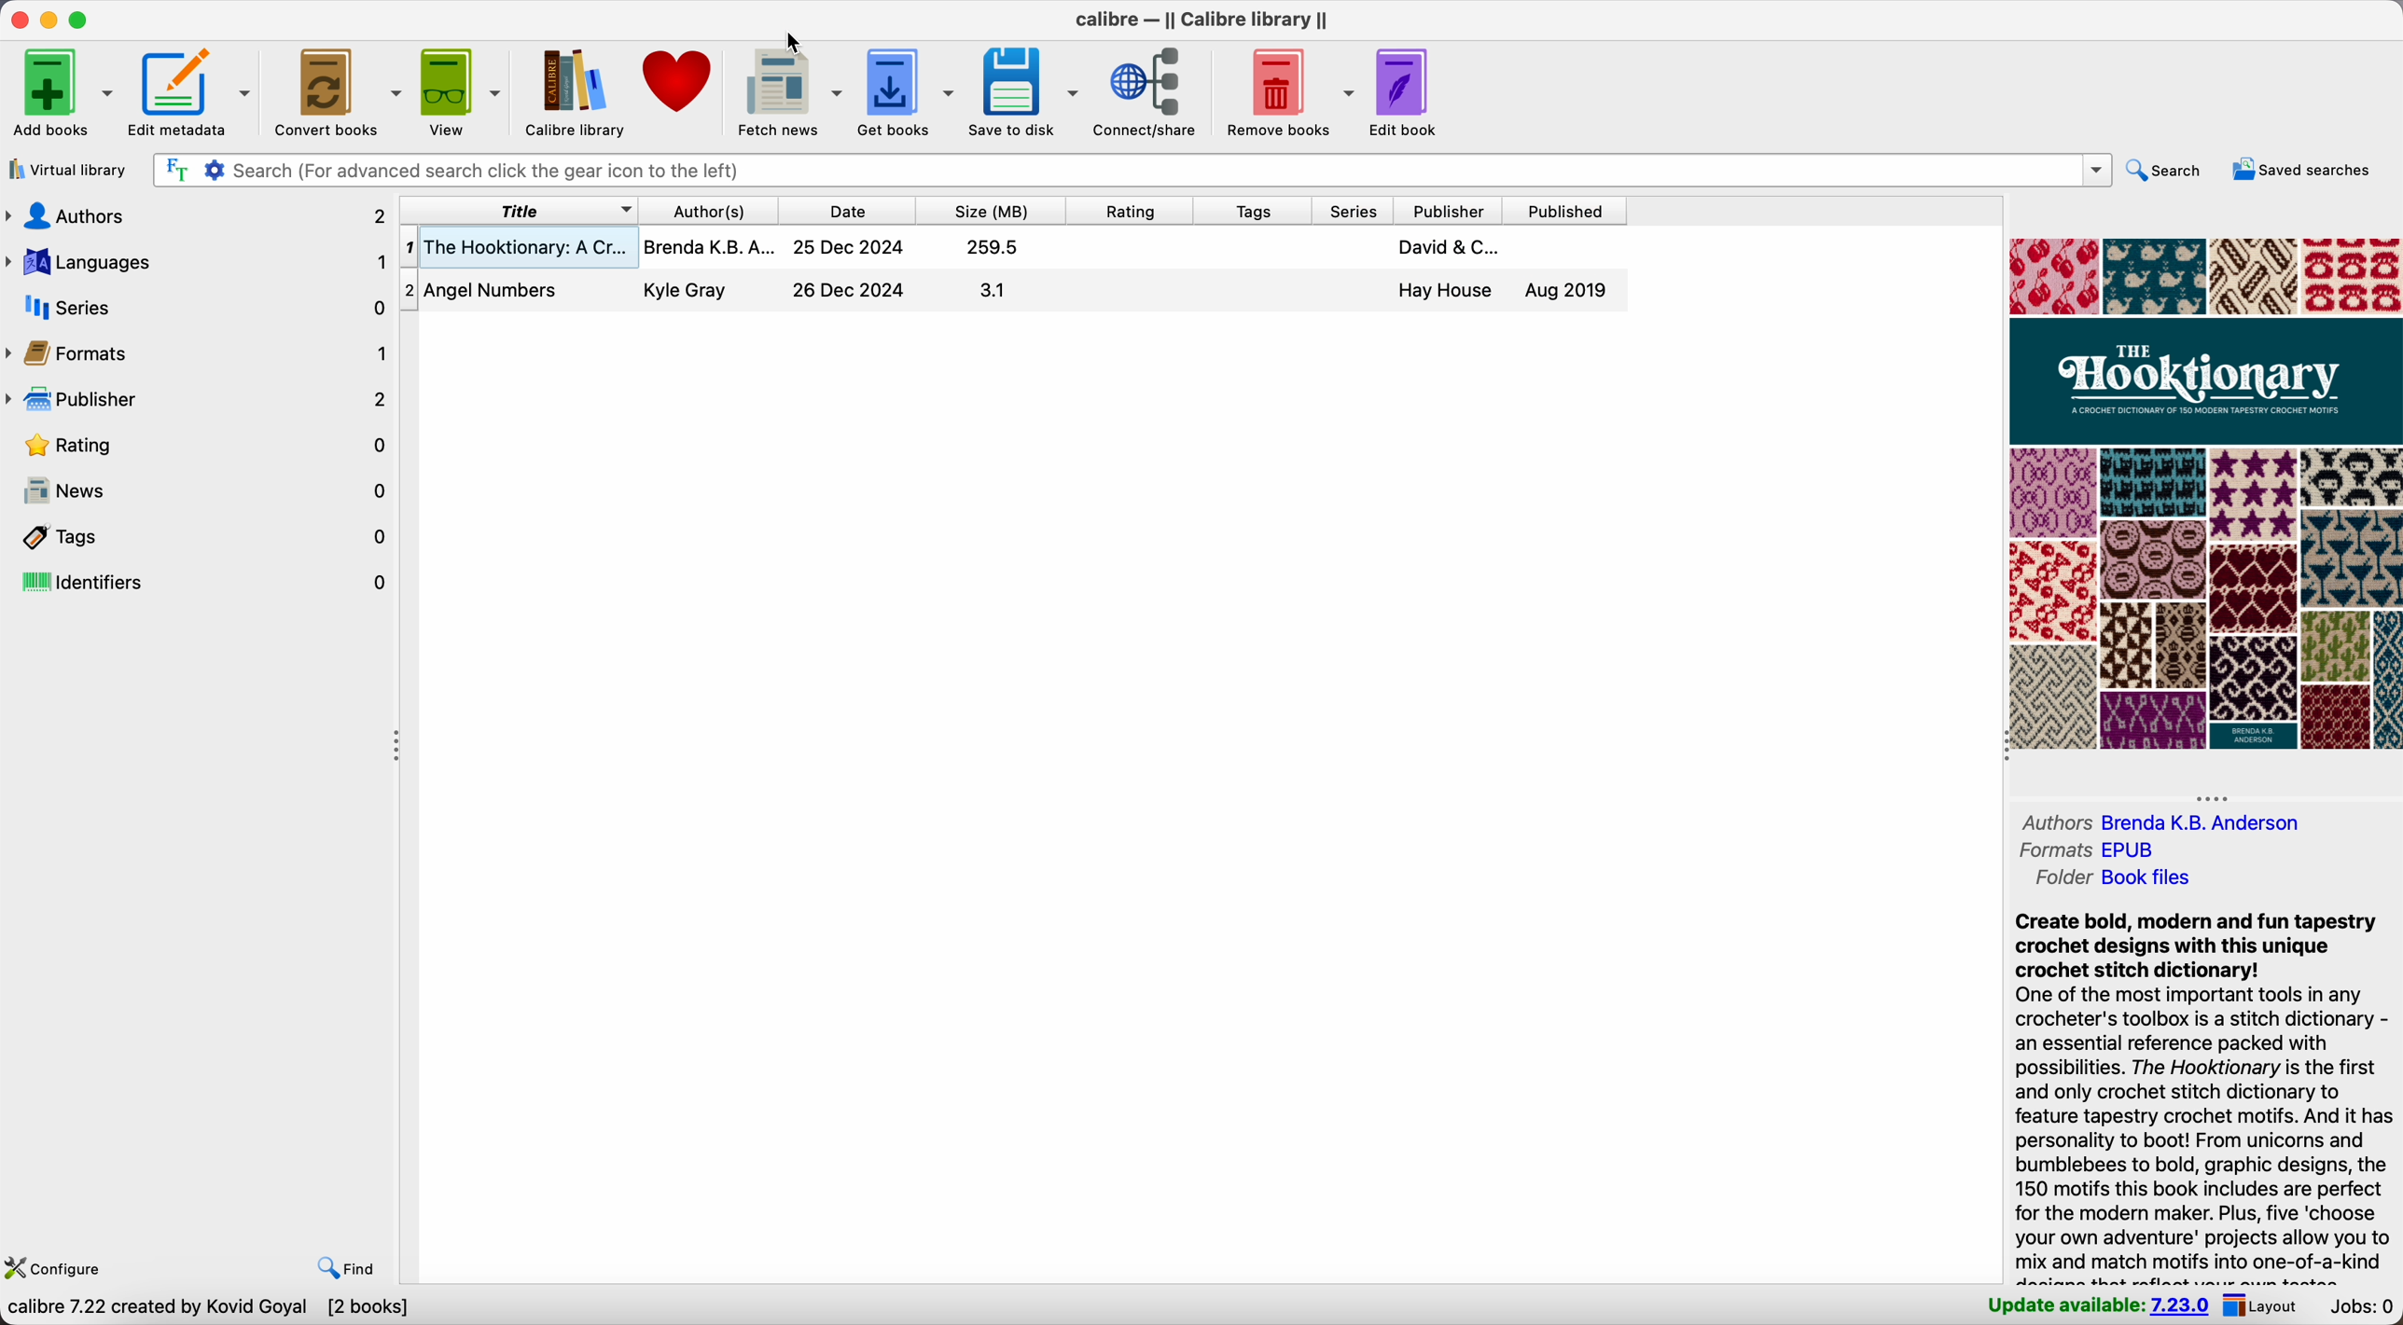  What do you see at coordinates (80, 21) in the screenshot?
I see `maximize` at bounding box center [80, 21].